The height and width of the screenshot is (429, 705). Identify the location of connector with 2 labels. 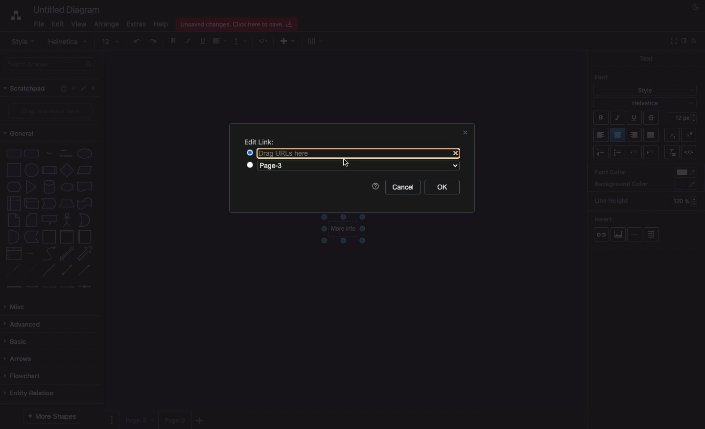
(49, 287).